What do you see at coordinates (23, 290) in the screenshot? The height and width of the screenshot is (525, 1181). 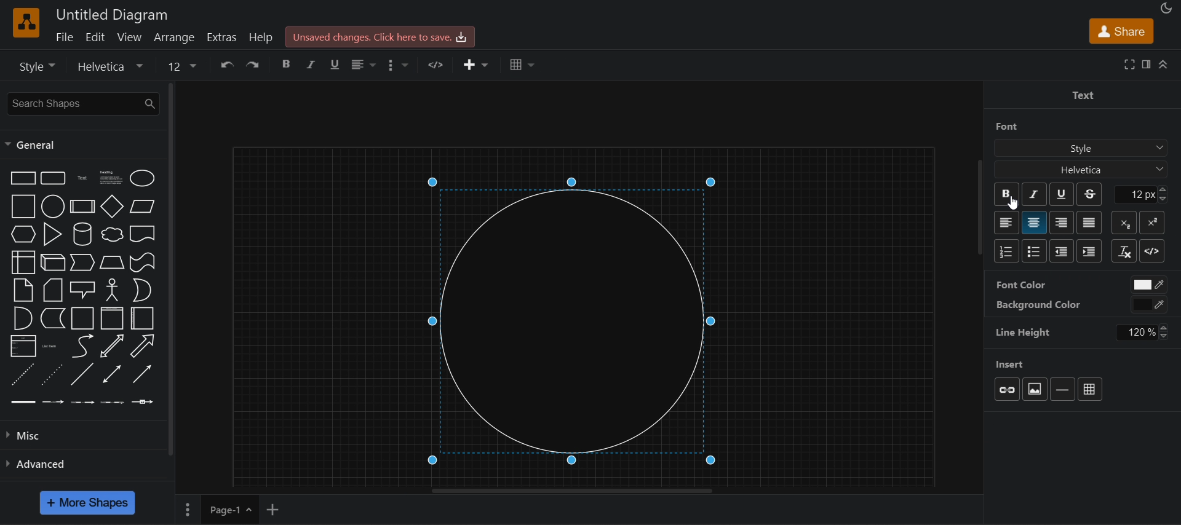 I see `note` at bounding box center [23, 290].